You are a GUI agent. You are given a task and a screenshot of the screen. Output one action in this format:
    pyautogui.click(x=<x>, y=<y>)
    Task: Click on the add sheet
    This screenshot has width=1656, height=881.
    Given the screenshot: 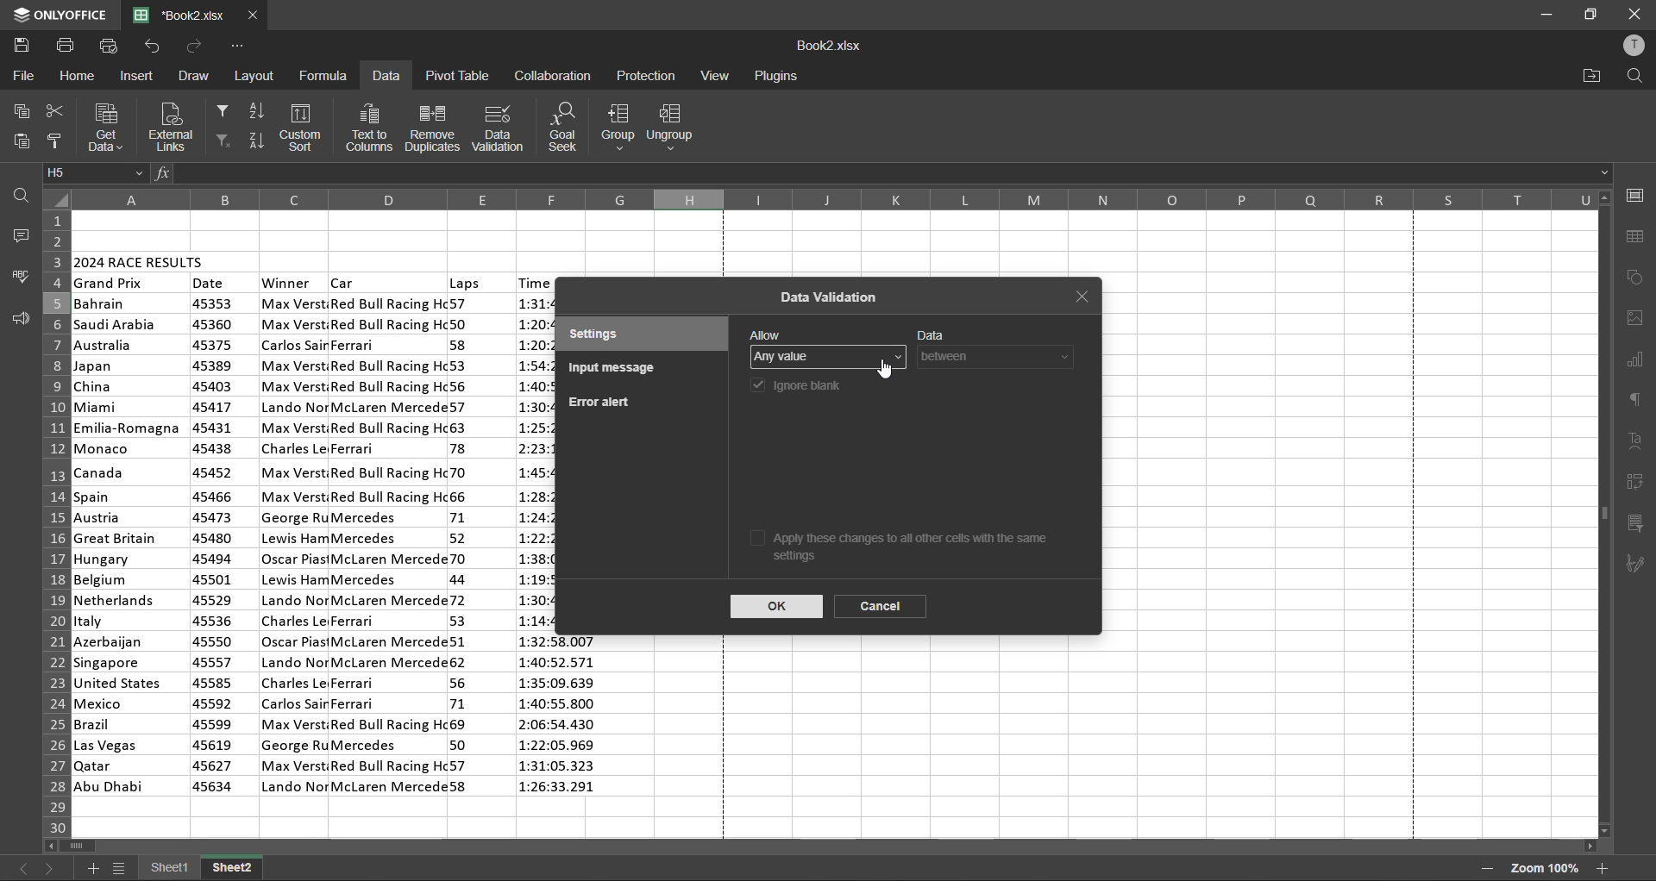 What is the action you would take?
    pyautogui.click(x=92, y=868)
    